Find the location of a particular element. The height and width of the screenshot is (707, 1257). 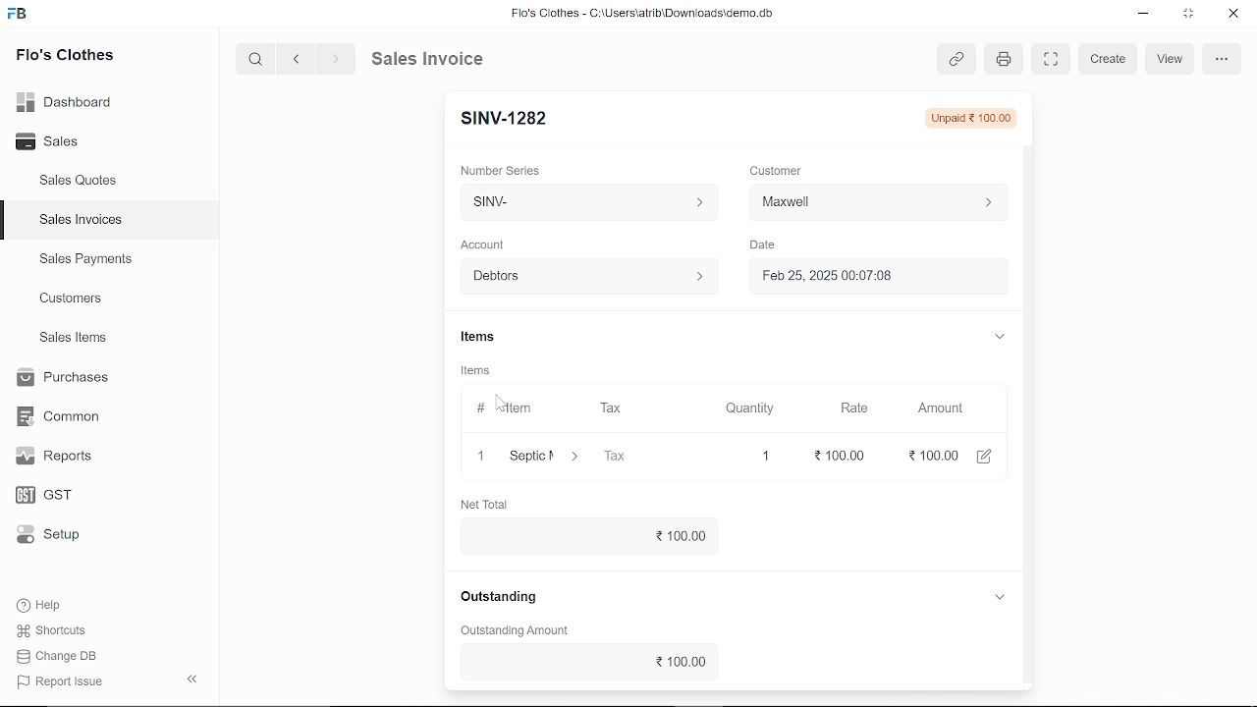

New Entry is located at coordinates (506, 120).